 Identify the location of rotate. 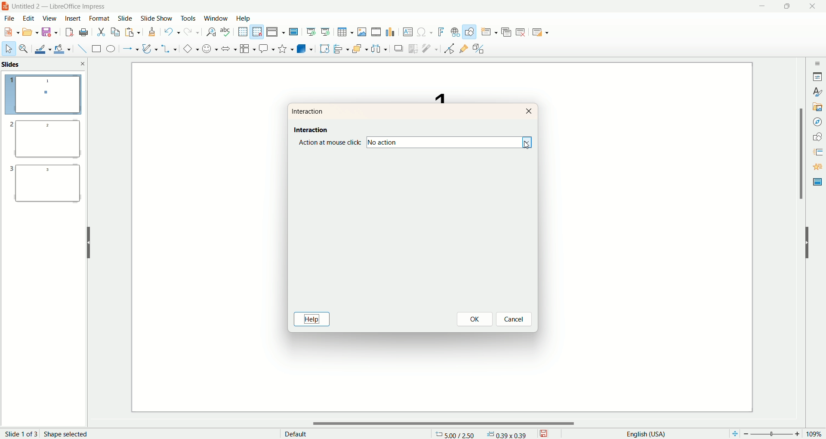
(324, 48).